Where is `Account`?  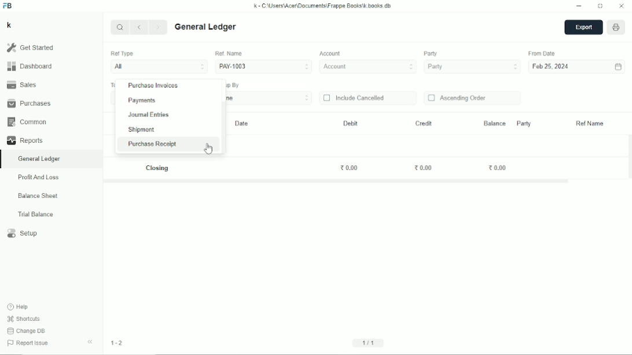 Account is located at coordinates (369, 67).